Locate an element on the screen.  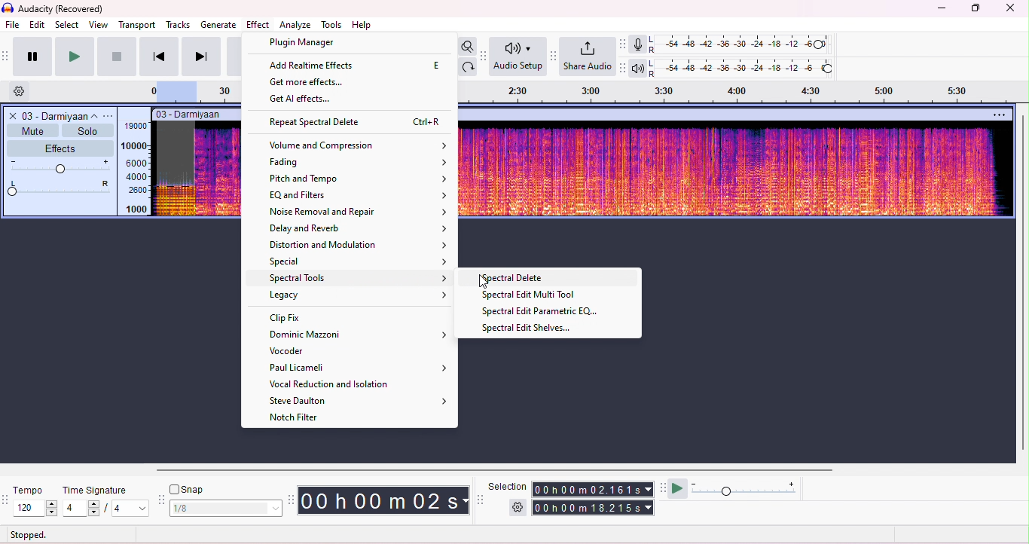
track title is located at coordinates (196, 114).